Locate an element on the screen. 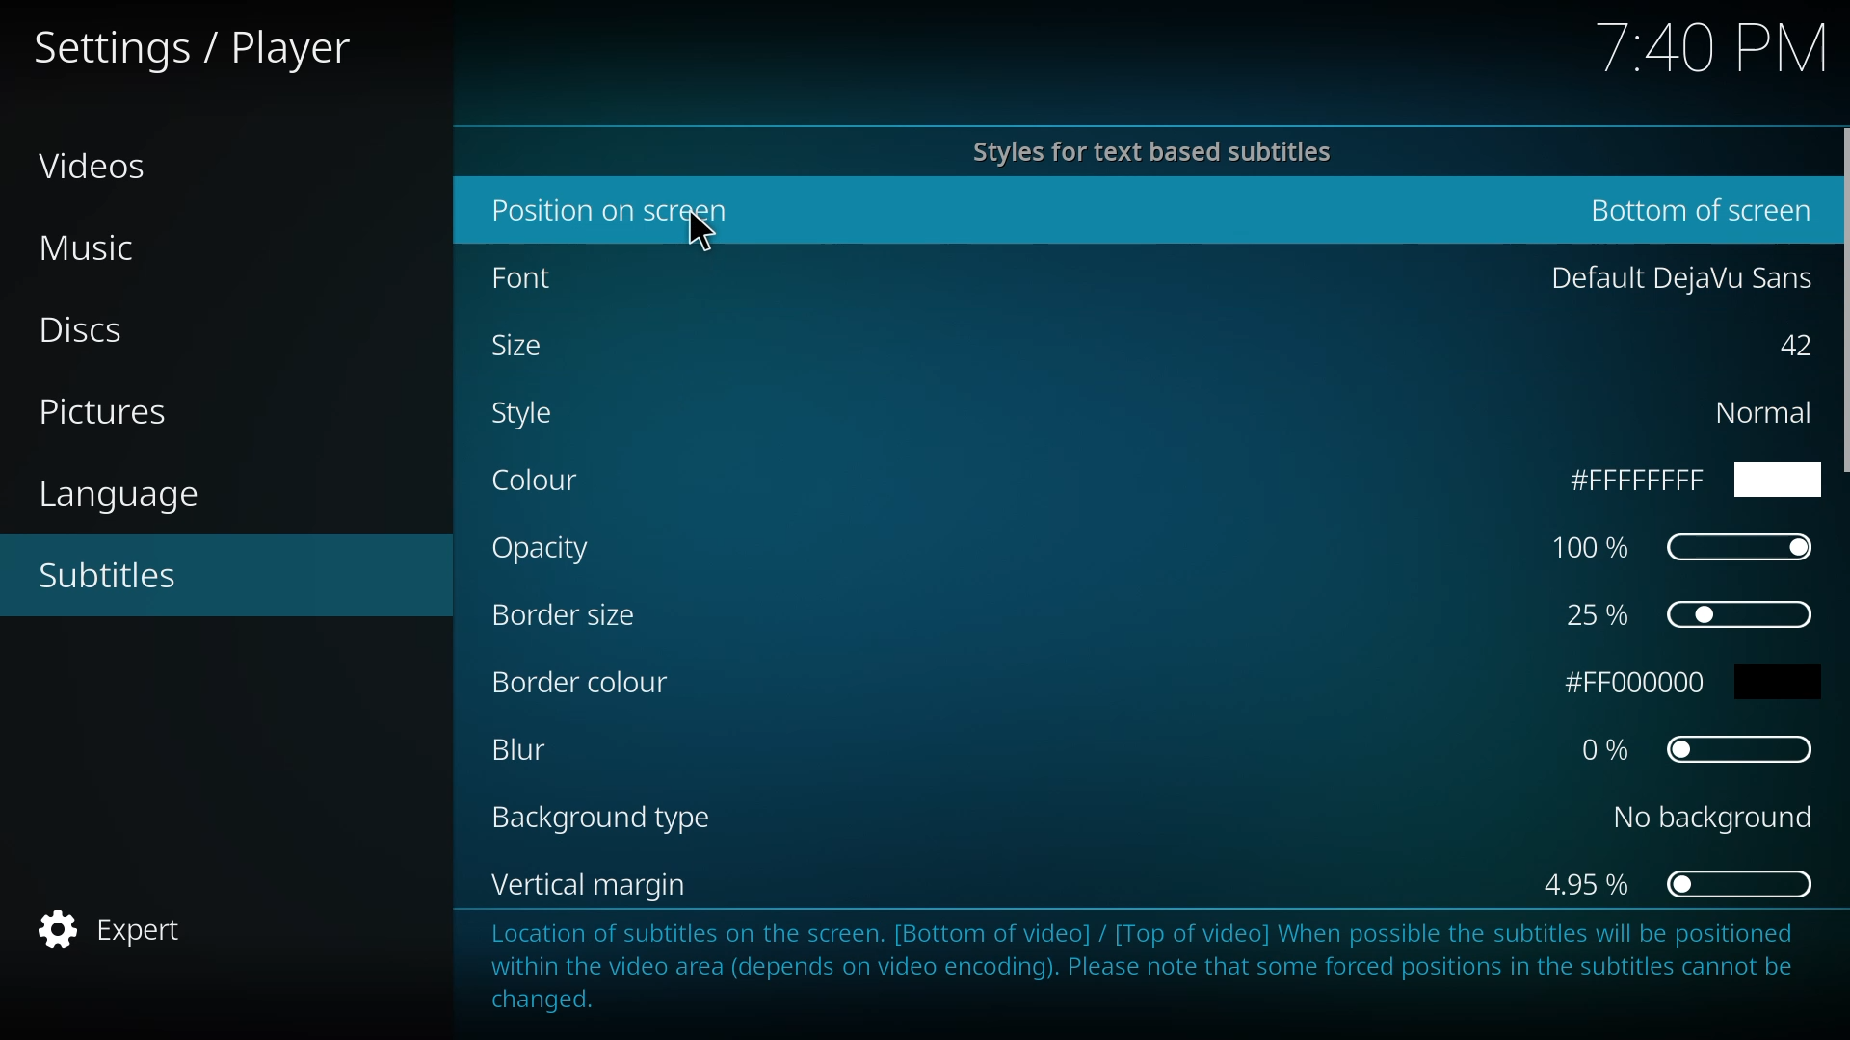  0 is located at coordinates (1697, 747).